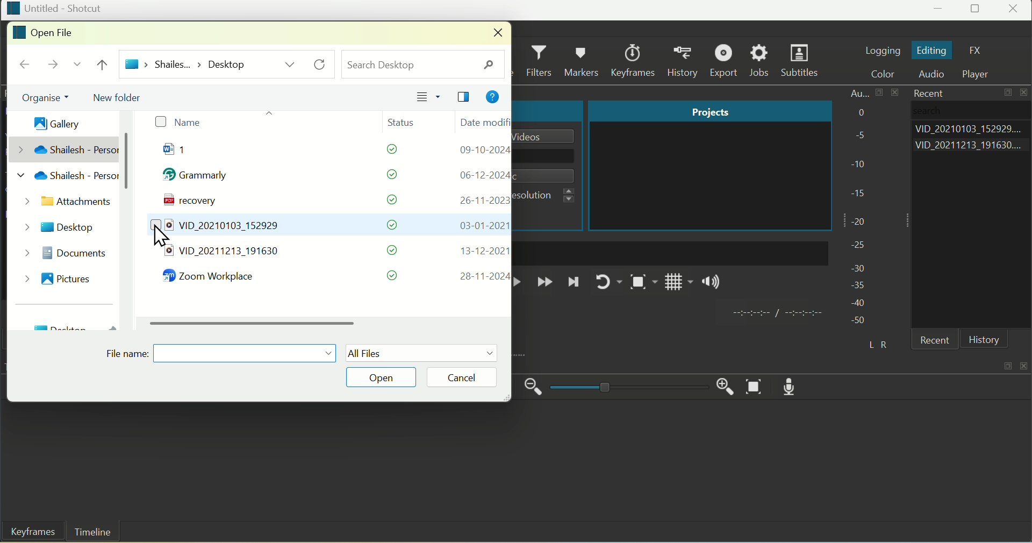 This screenshot has width=1032, height=543. Describe the element at coordinates (534, 387) in the screenshot. I see `Zoom out` at that location.